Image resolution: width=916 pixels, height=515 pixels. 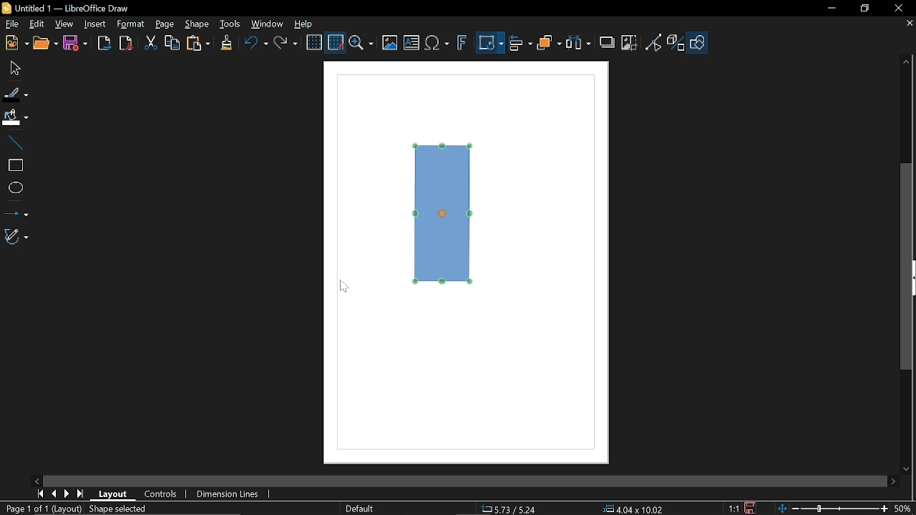 I want to click on restore down, so click(x=863, y=9).